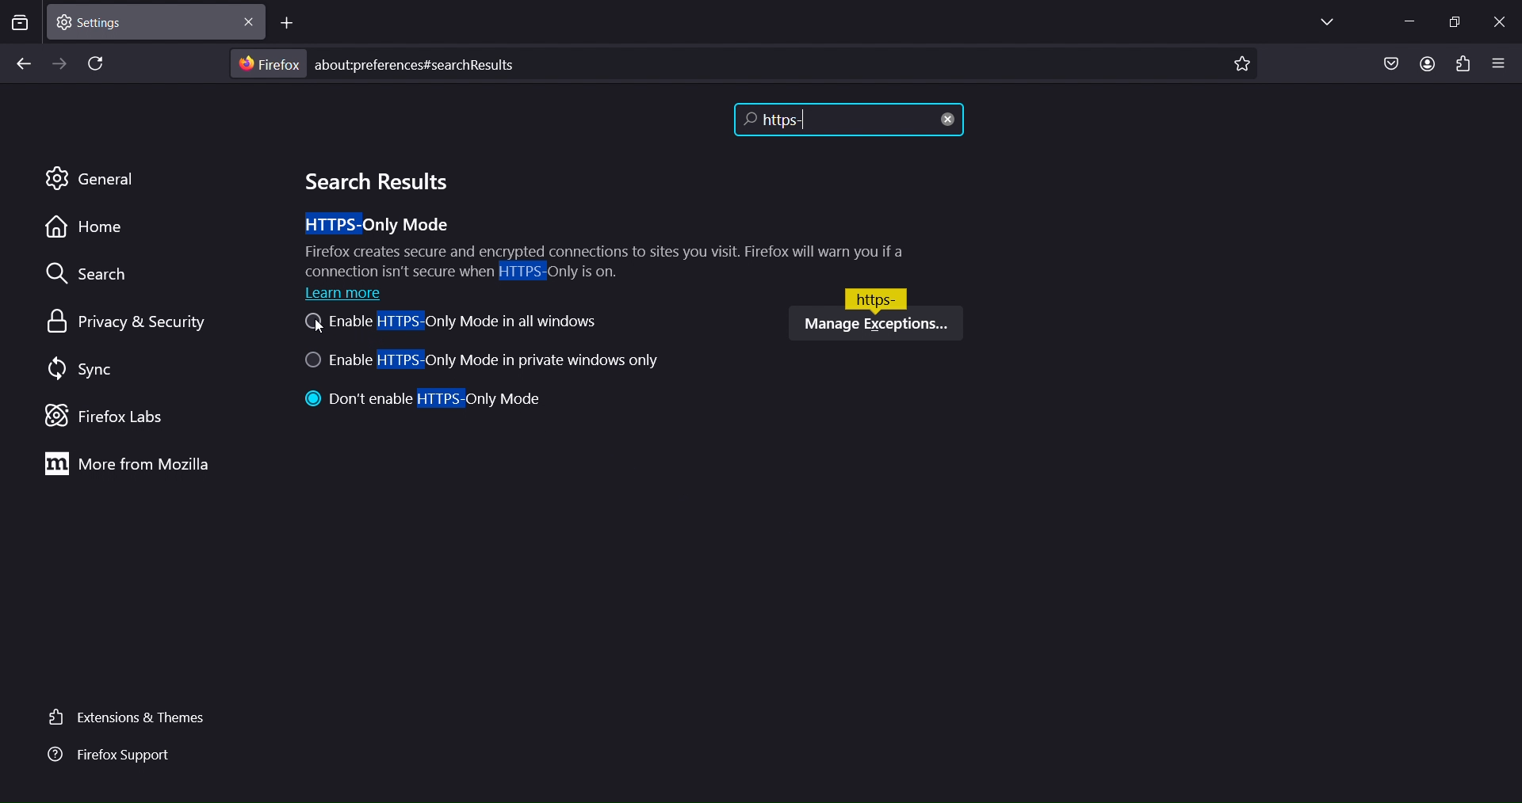 This screenshot has height=803, width=1522. What do you see at coordinates (117, 415) in the screenshot?
I see `firefox labs` at bounding box center [117, 415].